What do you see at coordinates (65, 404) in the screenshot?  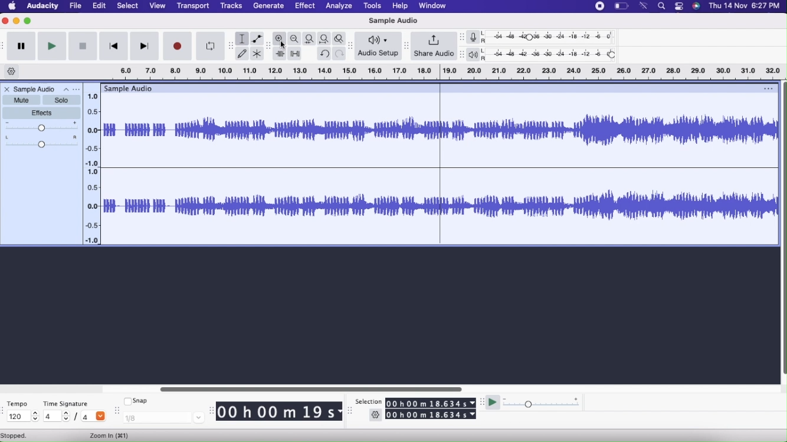 I see `Time Signature` at bounding box center [65, 404].